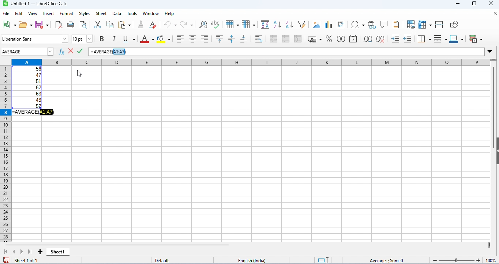  What do you see at coordinates (302, 24) in the screenshot?
I see `filter` at bounding box center [302, 24].